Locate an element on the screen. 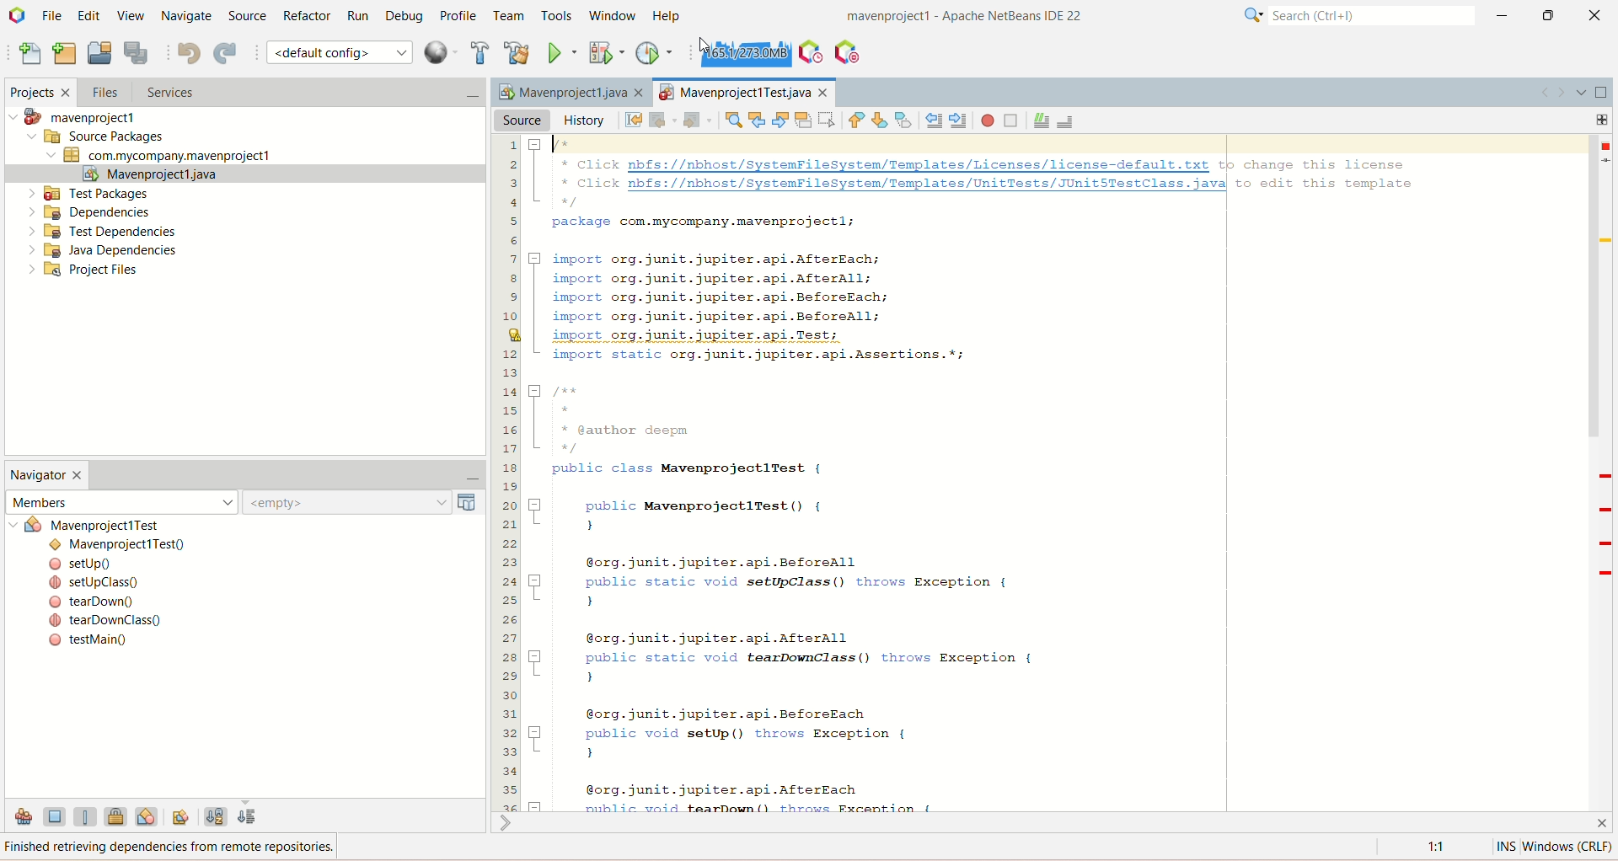 The width and height of the screenshot is (1618, 861). next bookmark is located at coordinates (882, 119).